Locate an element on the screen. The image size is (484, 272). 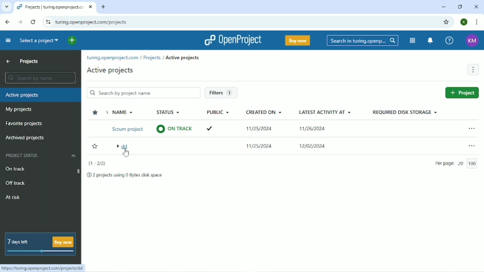
Current tab is located at coordinates (55, 7).